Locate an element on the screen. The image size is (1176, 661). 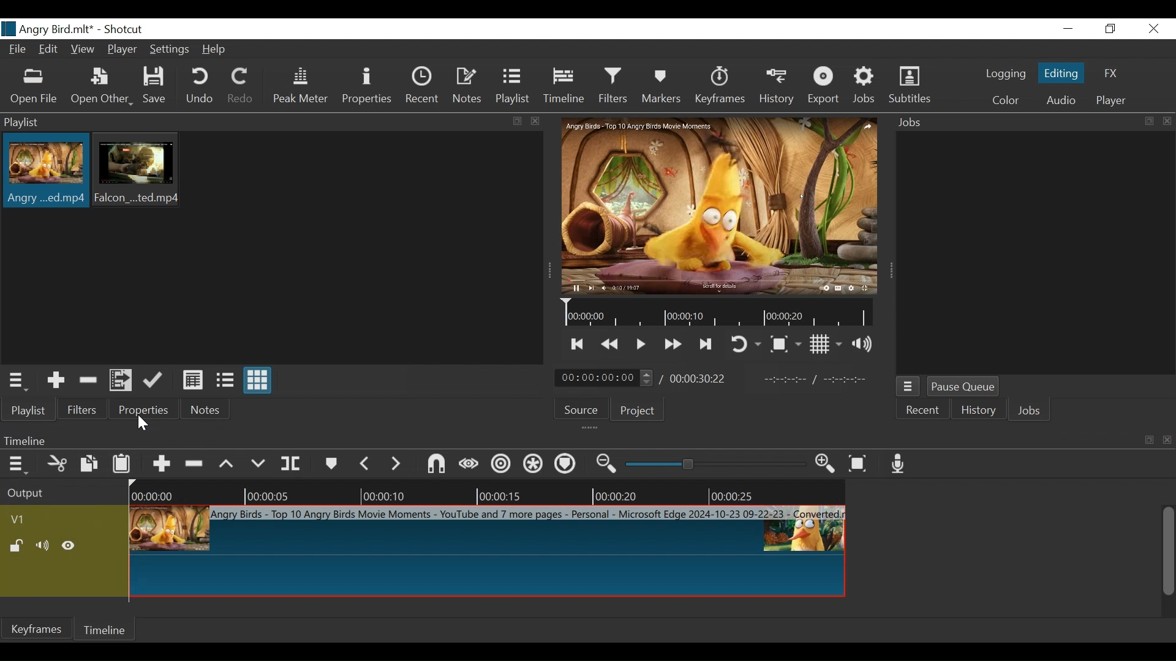
Update is located at coordinates (156, 380).